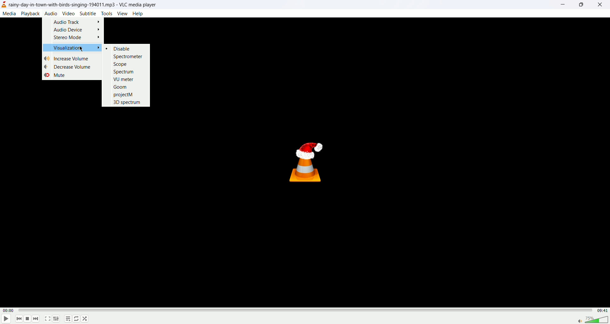  I want to click on projectM, so click(123, 94).